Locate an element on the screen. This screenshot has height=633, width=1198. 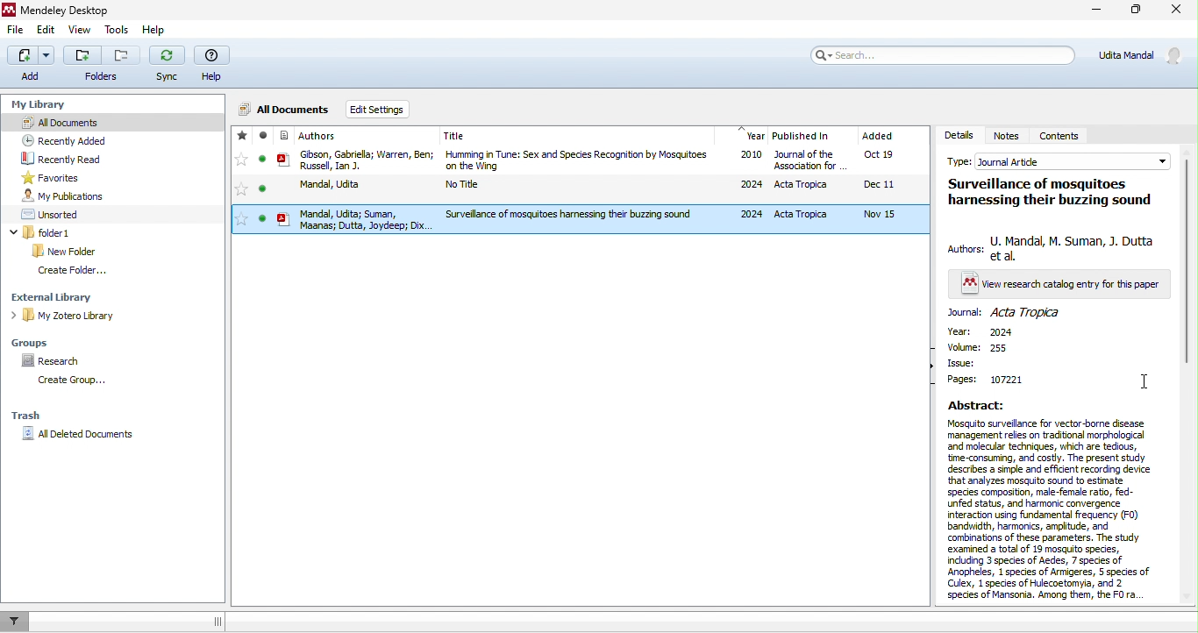
maximize is located at coordinates (1137, 10).